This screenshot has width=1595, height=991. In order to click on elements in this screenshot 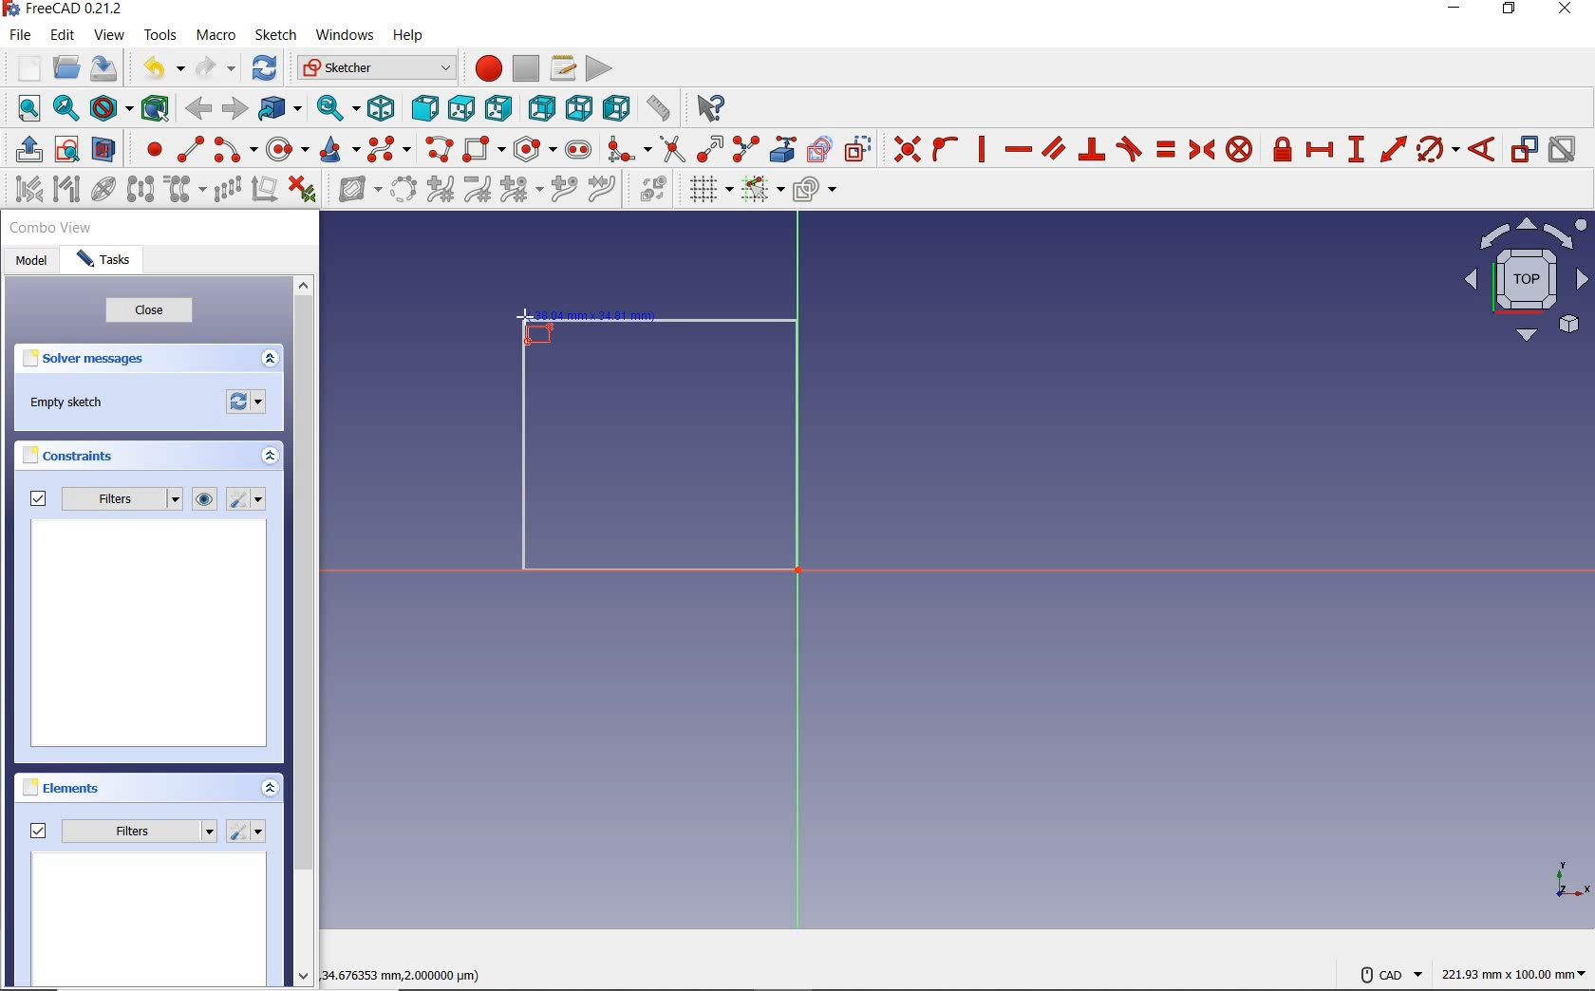, I will do `click(63, 787)`.